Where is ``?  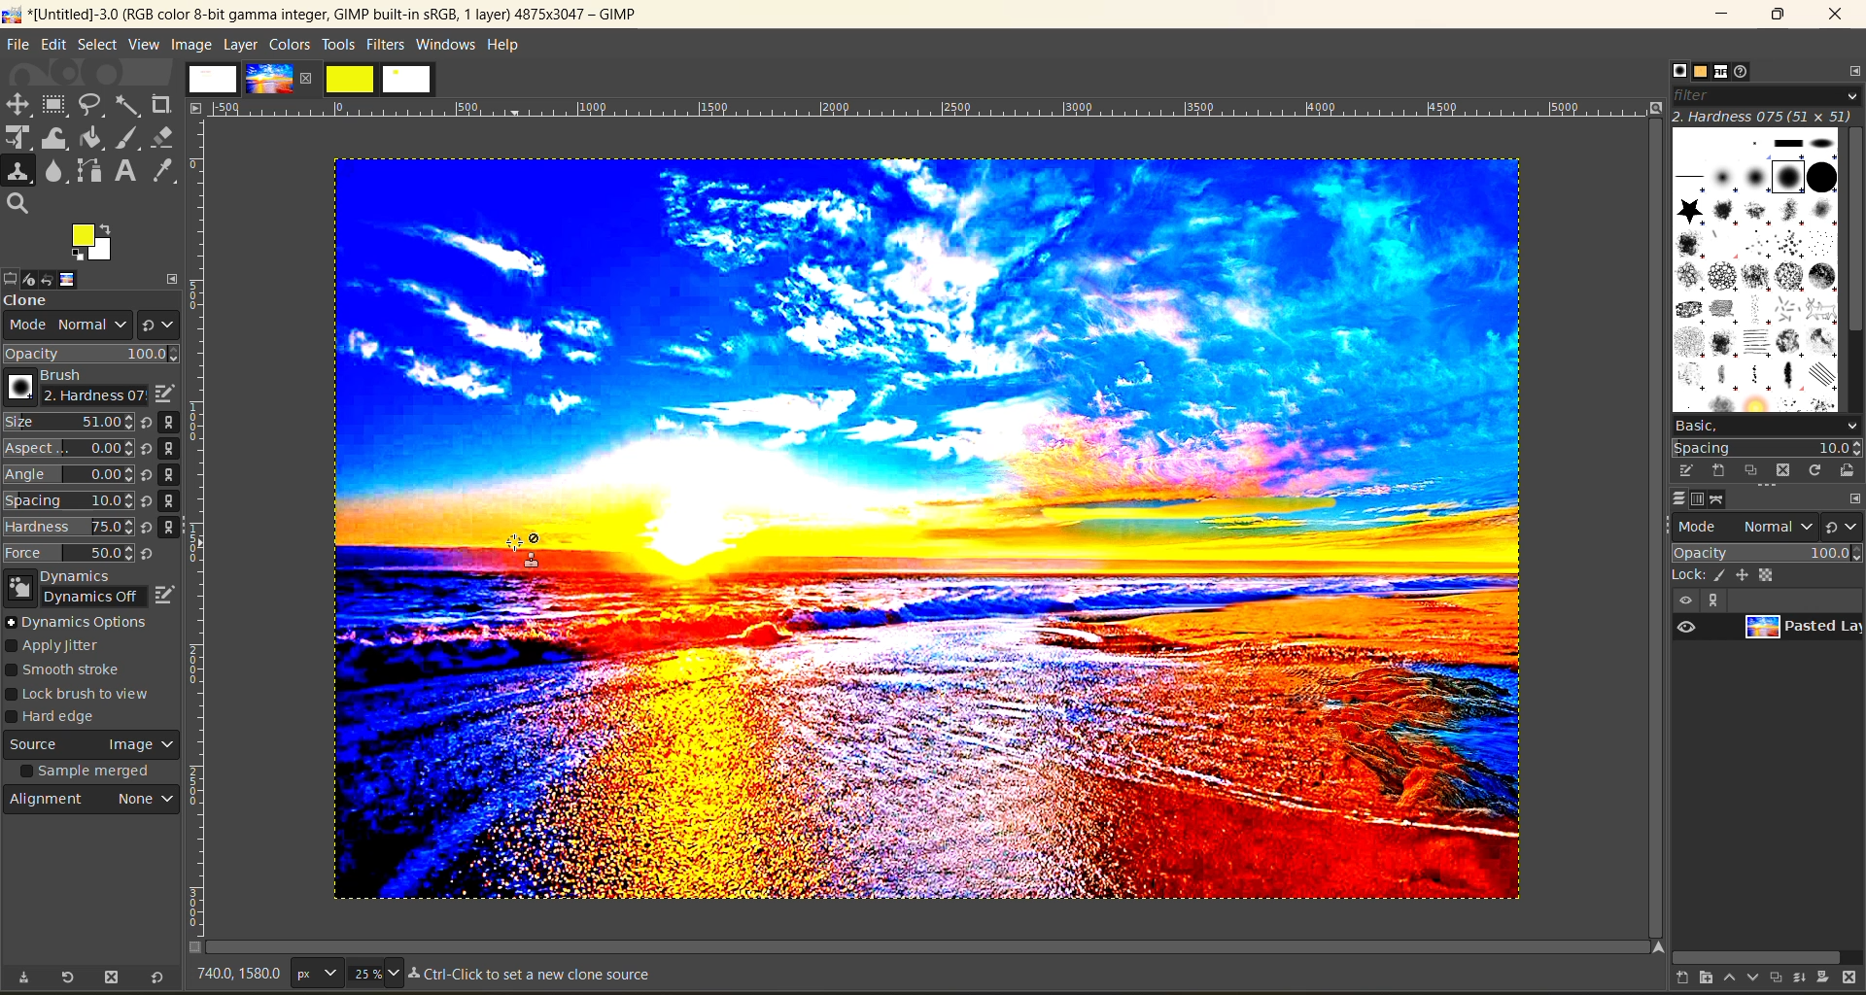
 is located at coordinates (1654, 946).